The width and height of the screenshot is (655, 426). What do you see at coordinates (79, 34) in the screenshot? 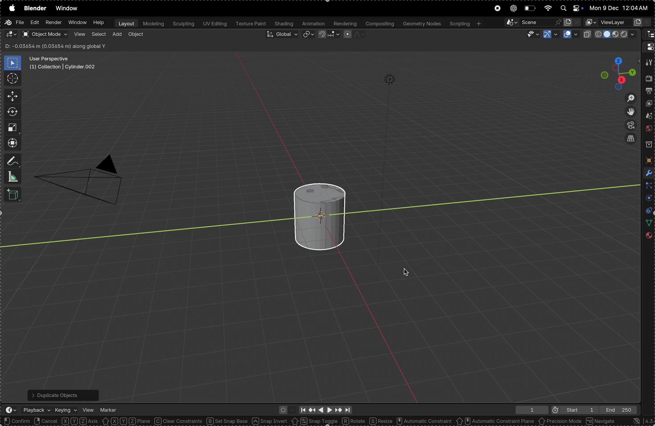
I see `view` at bounding box center [79, 34].